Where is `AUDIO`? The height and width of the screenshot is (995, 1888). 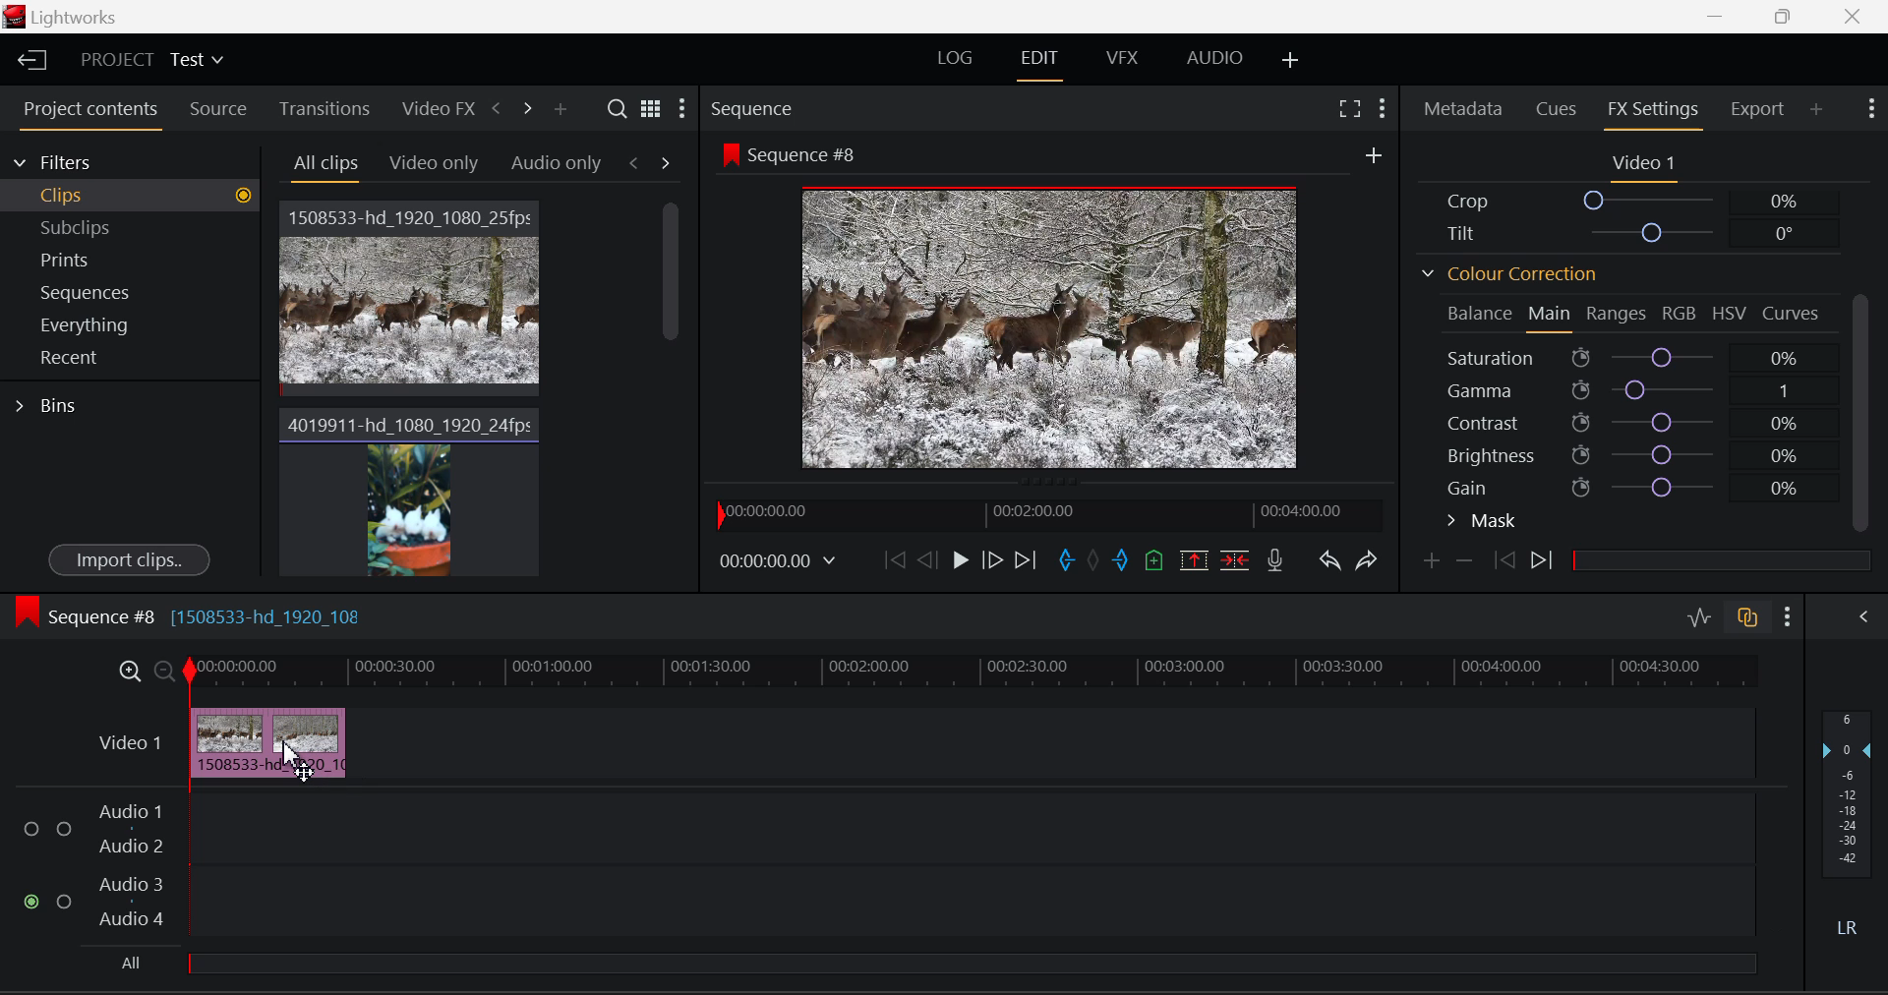
AUDIO is located at coordinates (1213, 59).